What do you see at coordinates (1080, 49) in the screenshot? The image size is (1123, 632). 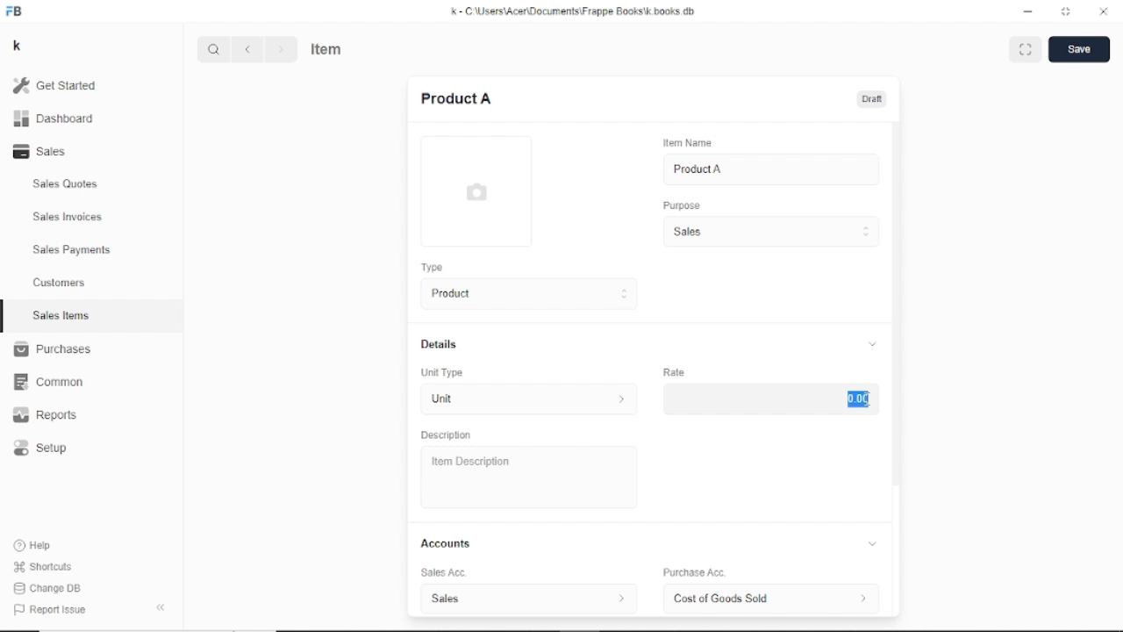 I see `Save` at bounding box center [1080, 49].